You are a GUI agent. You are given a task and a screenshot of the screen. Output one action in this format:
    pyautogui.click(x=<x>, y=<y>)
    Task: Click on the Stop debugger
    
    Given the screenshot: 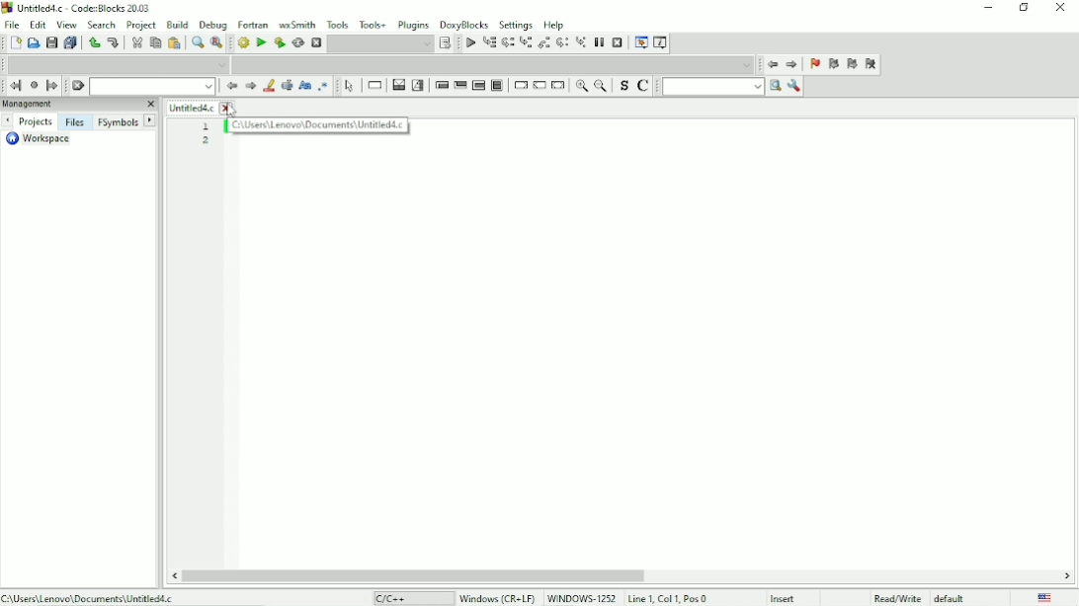 What is the action you would take?
    pyautogui.click(x=619, y=42)
    